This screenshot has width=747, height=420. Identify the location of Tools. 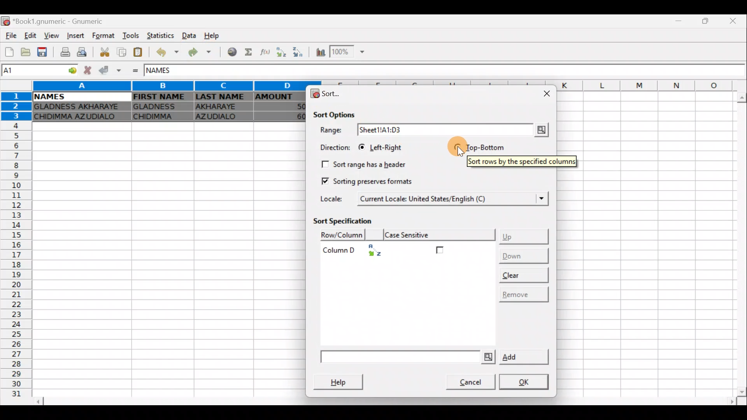
(132, 36).